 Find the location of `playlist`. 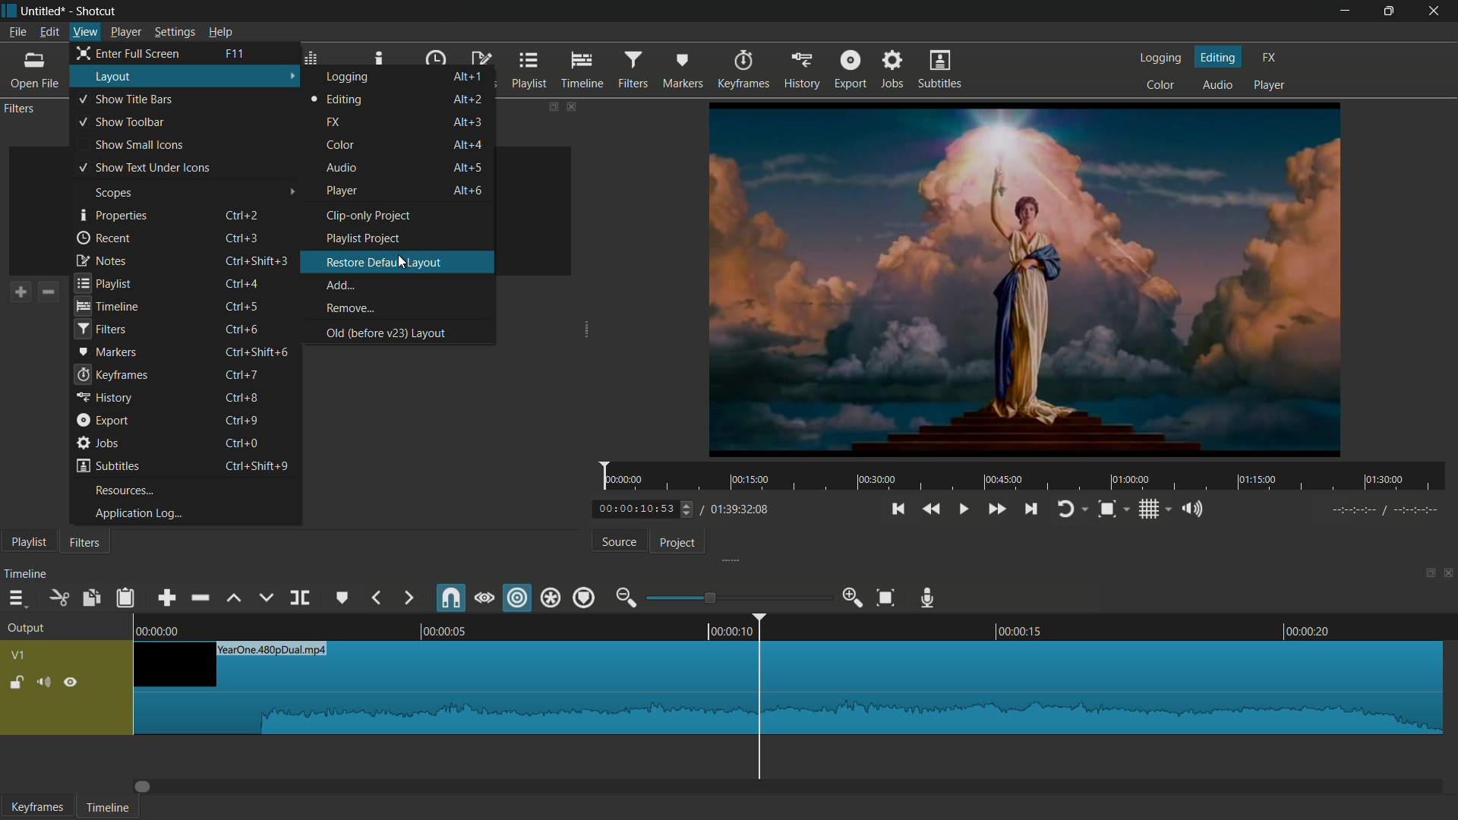

playlist is located at coordinates (24, 541).